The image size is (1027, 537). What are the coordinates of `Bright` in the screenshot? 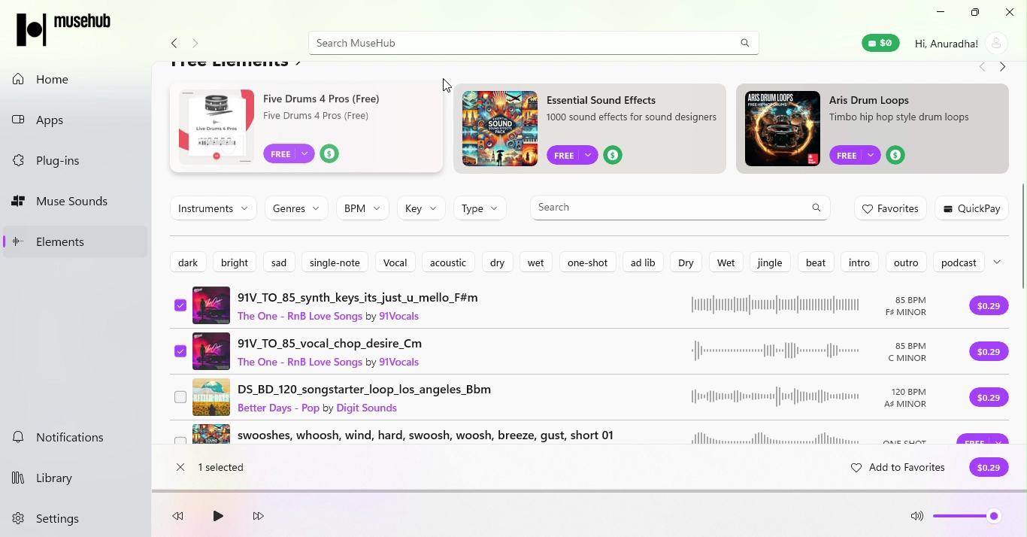 It's located at (230, 260).